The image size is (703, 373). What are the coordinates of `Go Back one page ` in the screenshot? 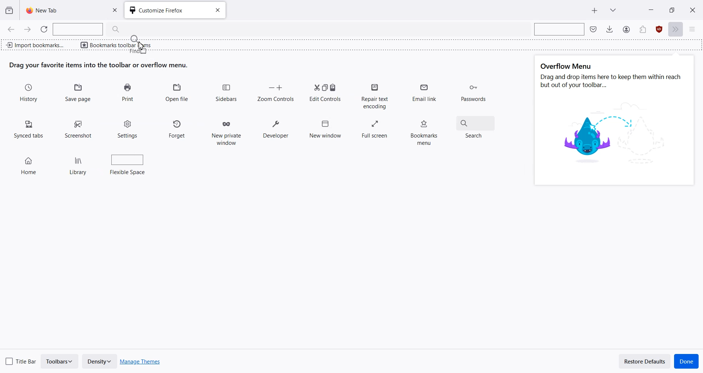 It's located at (10, 29).